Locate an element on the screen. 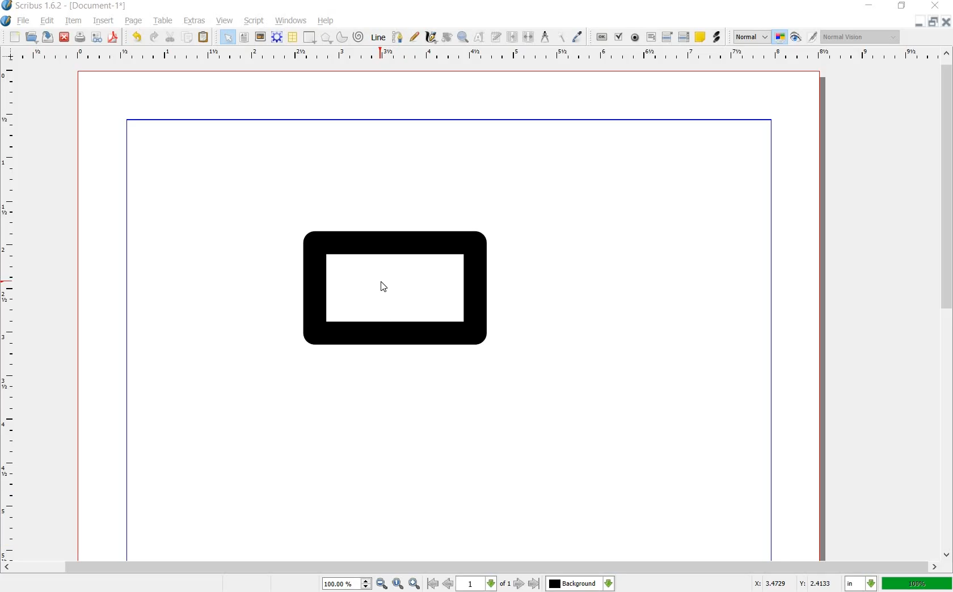  script is located at coordinates (253, 20).